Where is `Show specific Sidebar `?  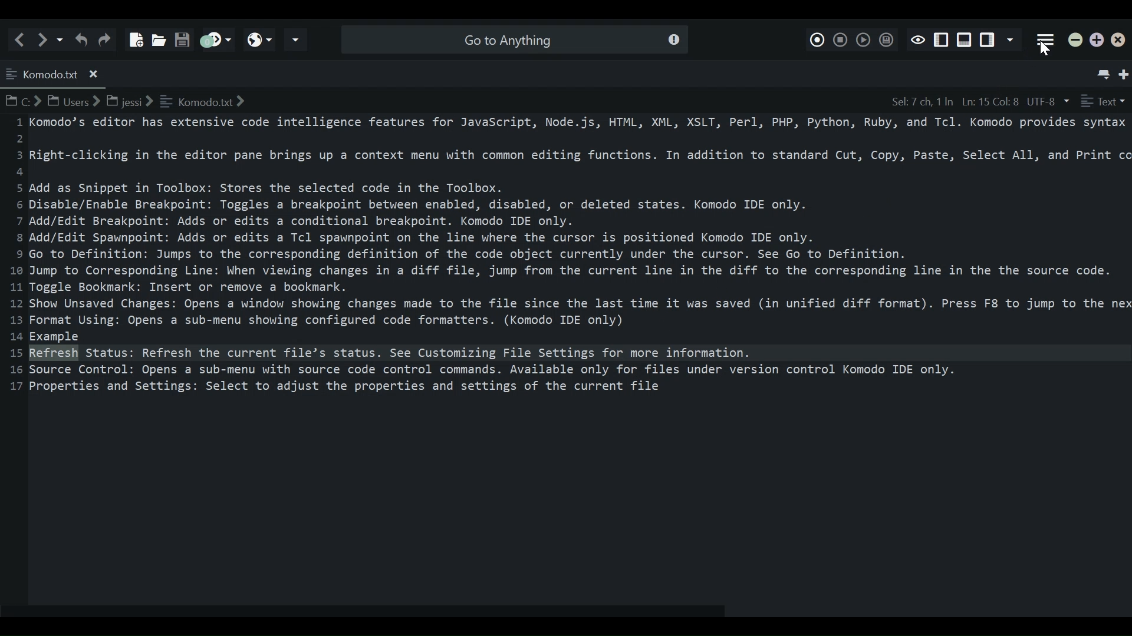 Show specific Sidebar  is located at coordinates (1012, 41).